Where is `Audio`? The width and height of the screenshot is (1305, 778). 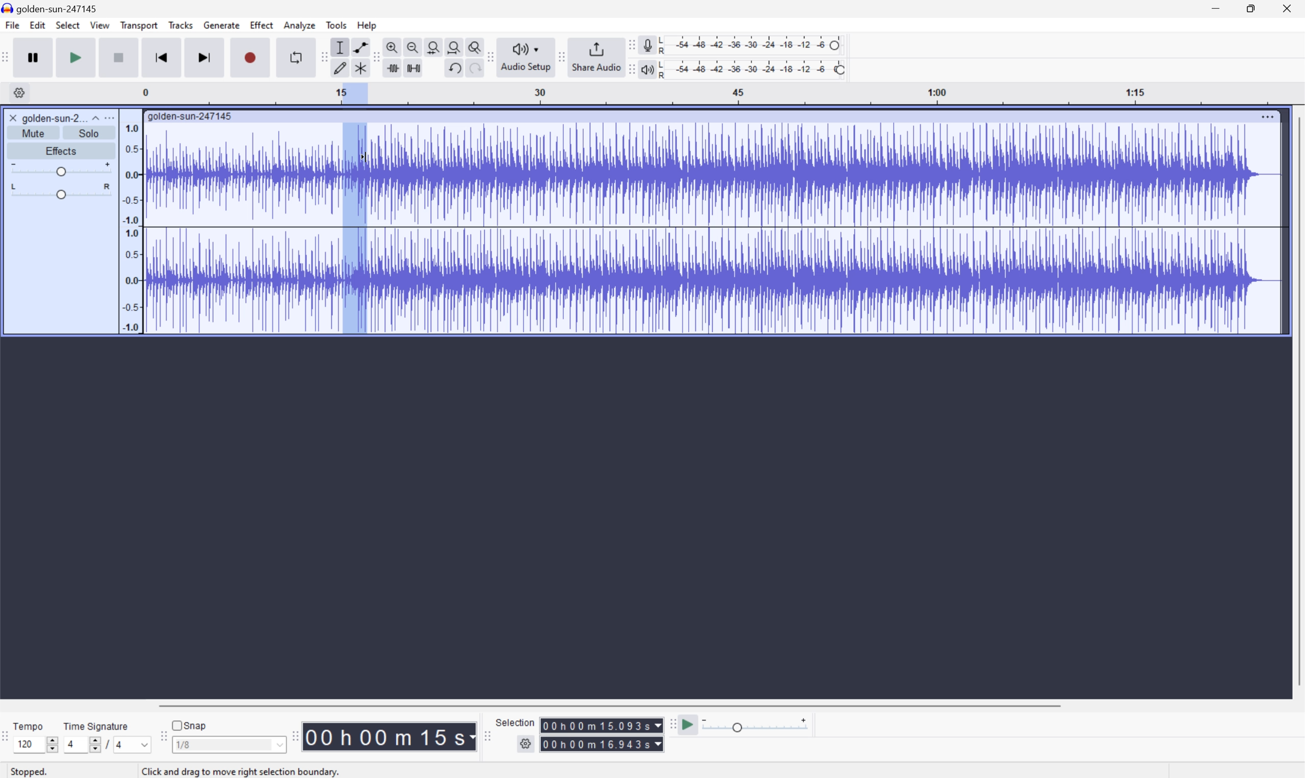 Audio is located at coordinates (714, 230).